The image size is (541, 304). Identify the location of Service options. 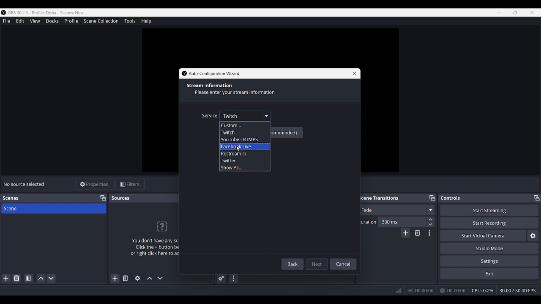
(245, 116).